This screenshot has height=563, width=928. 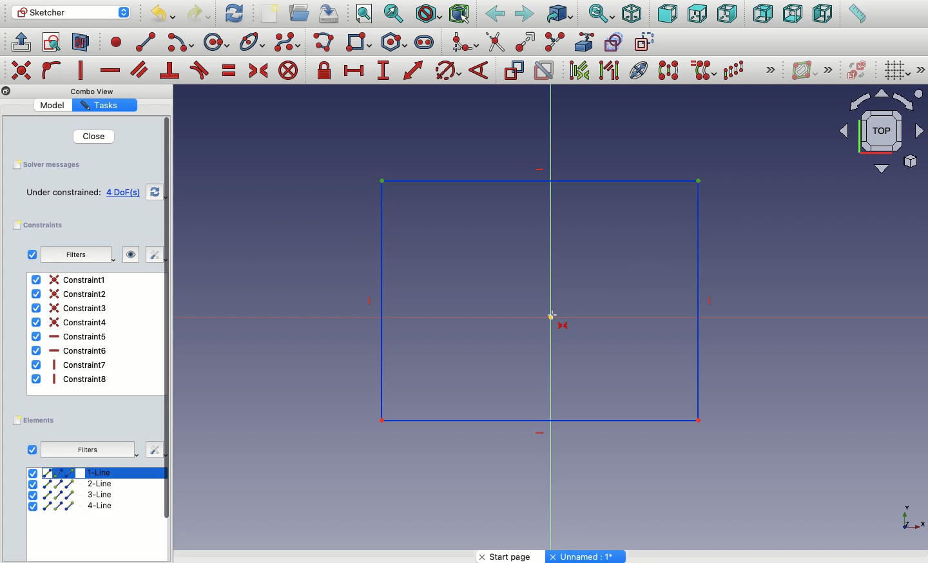 I want to click on Split edge, so click(x=554, y=43).